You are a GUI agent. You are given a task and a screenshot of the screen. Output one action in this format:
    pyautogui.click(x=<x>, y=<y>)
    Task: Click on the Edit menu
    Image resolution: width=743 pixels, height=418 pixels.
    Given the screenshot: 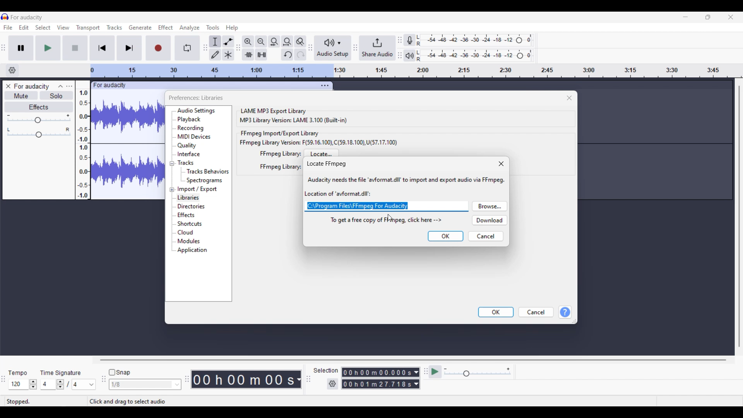 What is the action you would take?
    pyautogui.click(x=24, y=27)
    